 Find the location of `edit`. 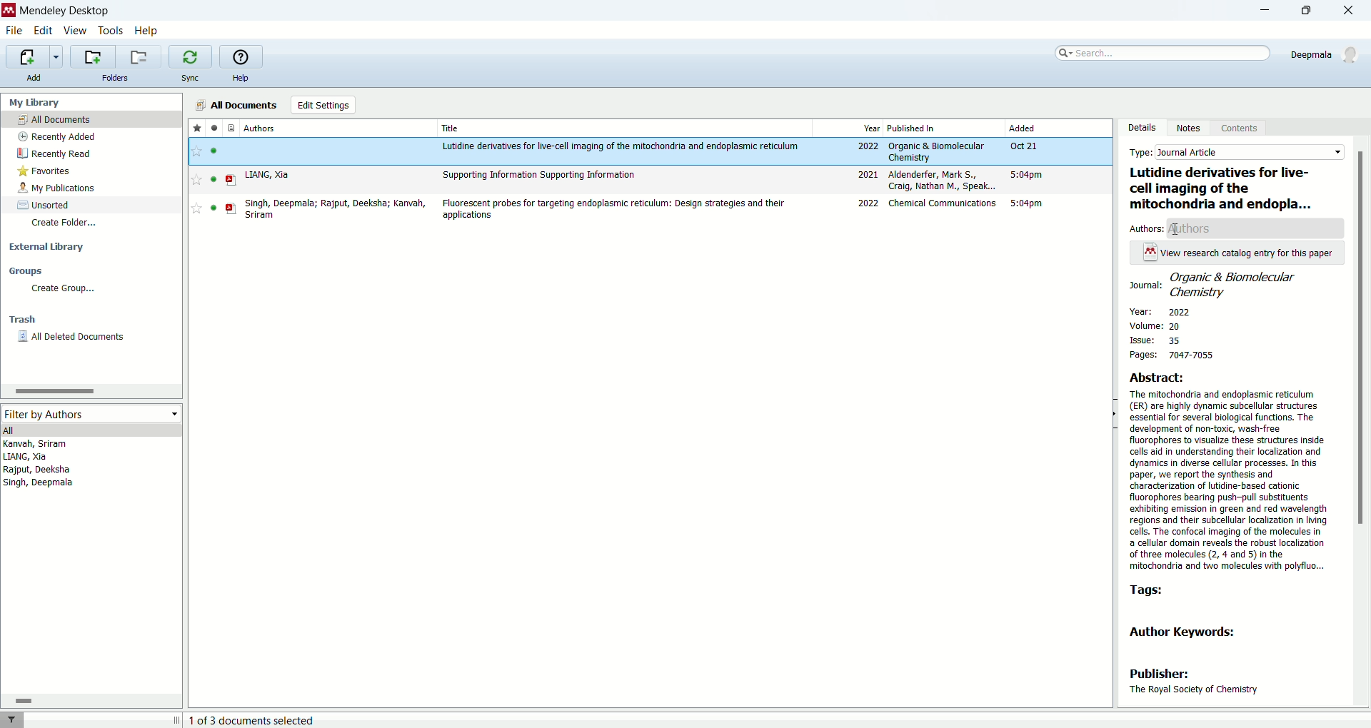

edit is located at coordinates (43, 31).